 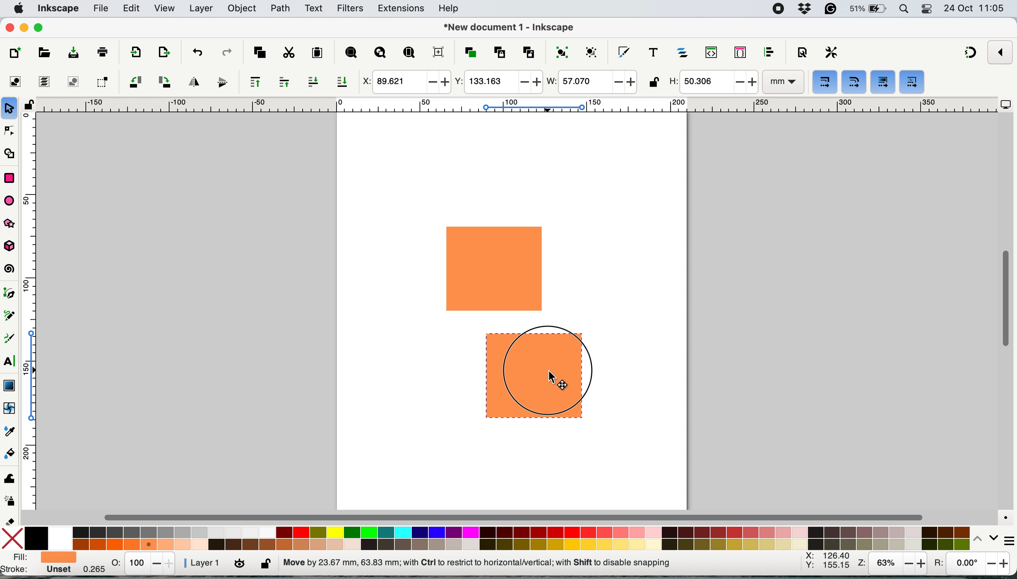 I want to click on xml editor, so click(x=710, y=52).